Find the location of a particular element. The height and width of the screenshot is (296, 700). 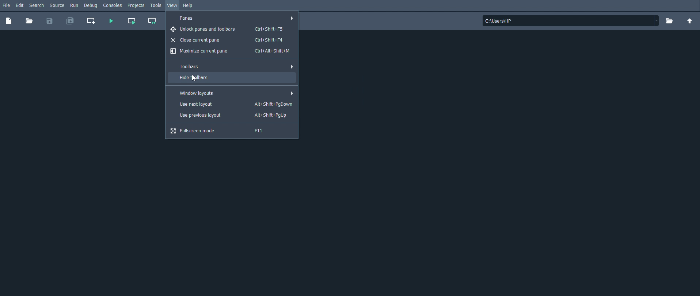

Secure is located at coordinates (58, 5).